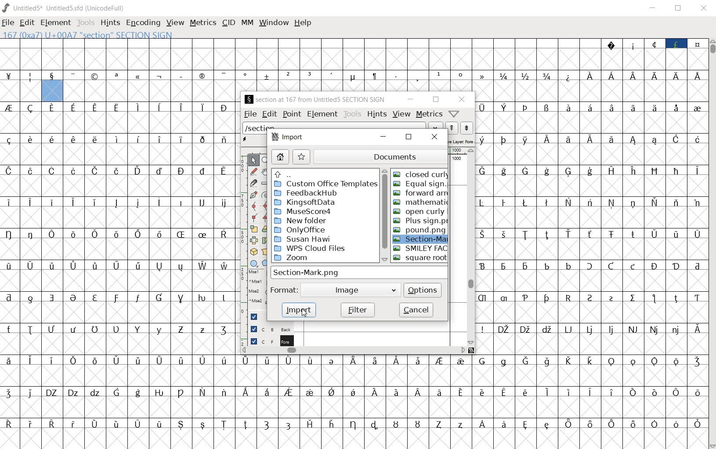 The width and height of the screenshot is (716, 449). I want to click on special letters, so click(120, 330).